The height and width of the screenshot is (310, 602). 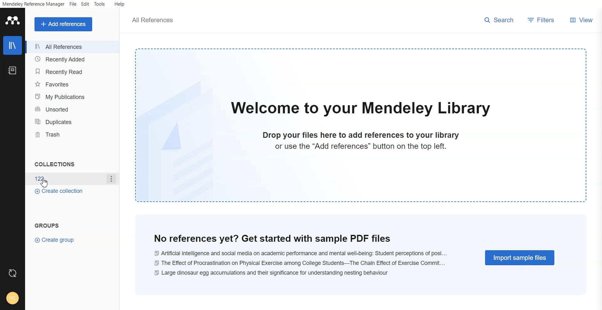 What do you see at coordinates (12, 70) in the screenshot?
I see `Notebook` at bounding box center [12, 70].